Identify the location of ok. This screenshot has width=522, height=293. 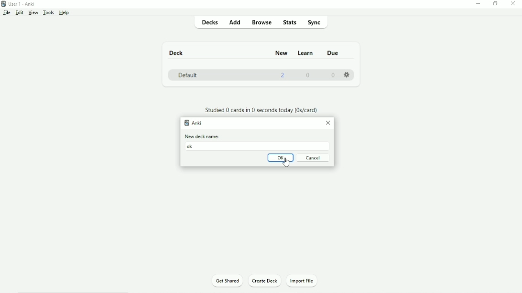
(191, 146).